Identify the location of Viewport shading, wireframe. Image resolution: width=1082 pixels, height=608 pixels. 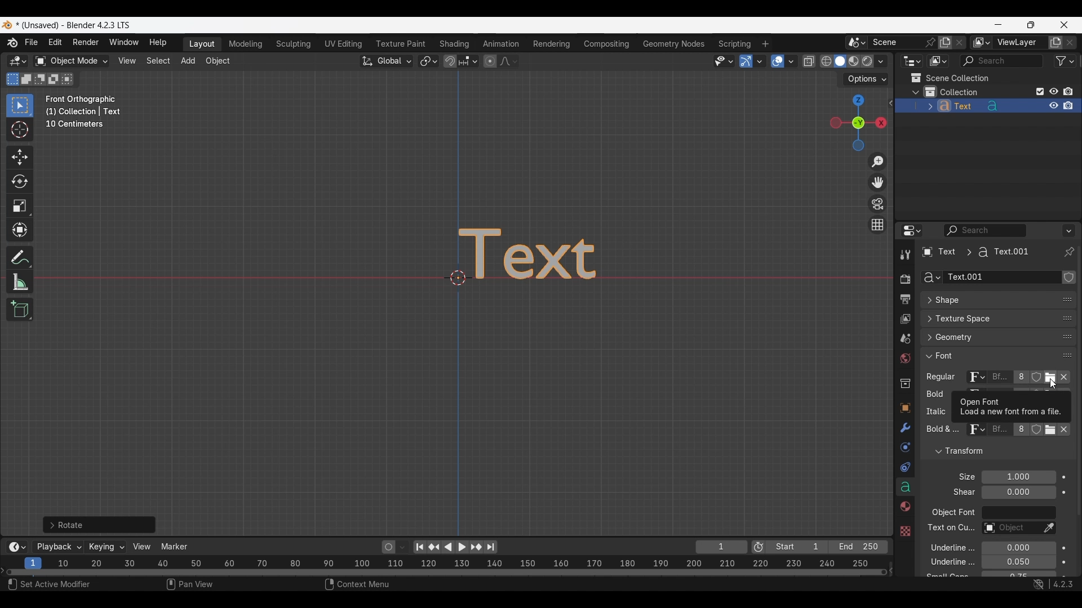
(827, 61).